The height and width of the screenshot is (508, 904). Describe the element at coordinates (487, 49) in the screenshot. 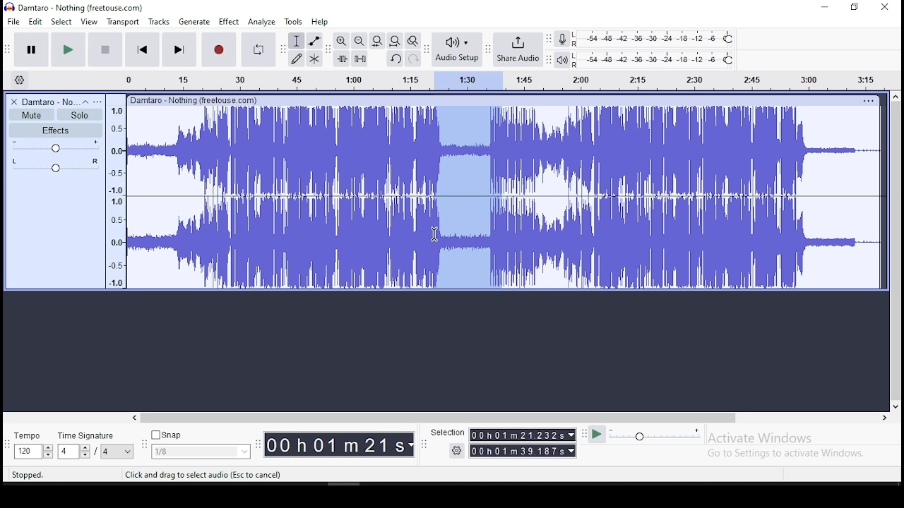

I see `` at that location.